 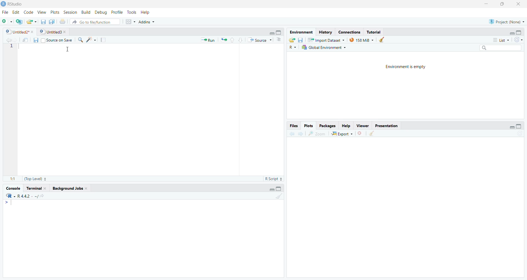 What do you see at coordinates (28, 12) in the screenshot?
I see `Code` at bounding box center [28, 12].